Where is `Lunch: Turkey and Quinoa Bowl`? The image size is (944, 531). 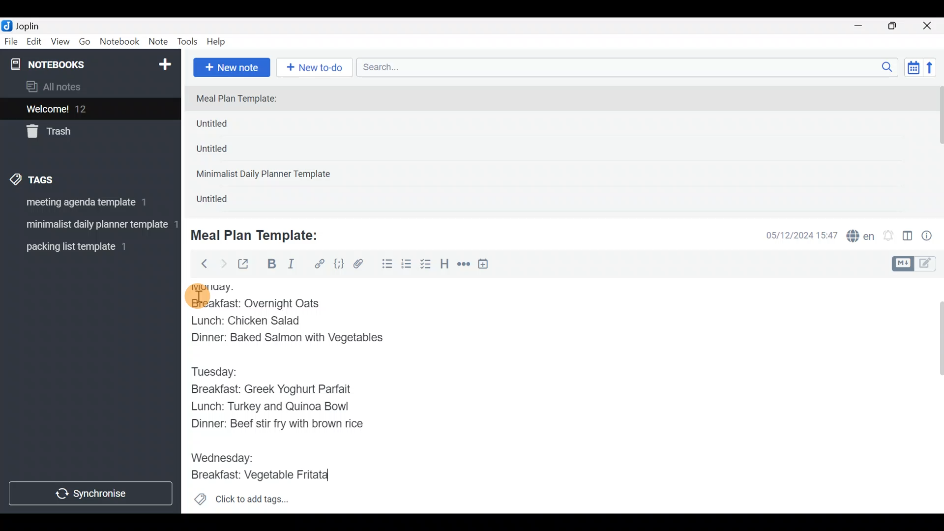 Lunch: Turkey and Quinoa Bowl is located at coordinates (273, 406).